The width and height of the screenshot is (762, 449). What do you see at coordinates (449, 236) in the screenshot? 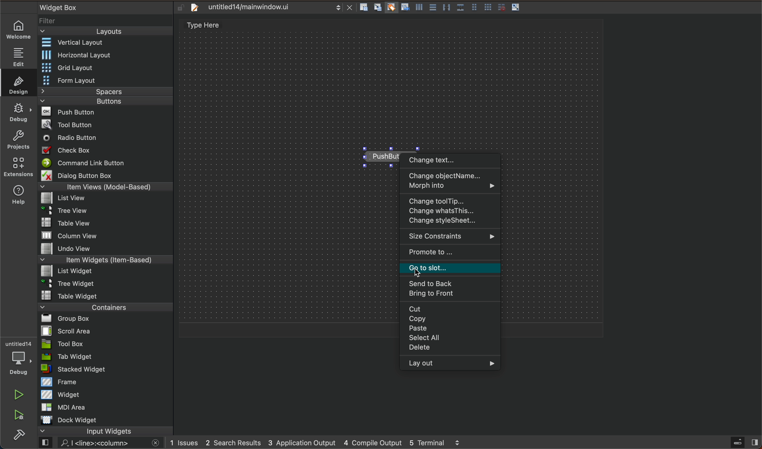
I see `size constarints` at bounding box center [449, 236].